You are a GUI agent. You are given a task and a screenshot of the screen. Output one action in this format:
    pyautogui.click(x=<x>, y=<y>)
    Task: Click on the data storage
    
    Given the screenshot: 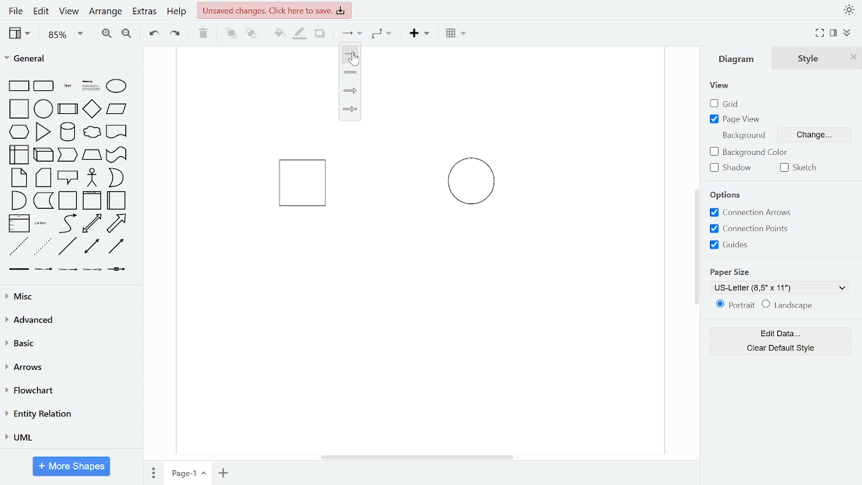 What is the action you would take?
    pyautogui.click(x=44, y=200)
    